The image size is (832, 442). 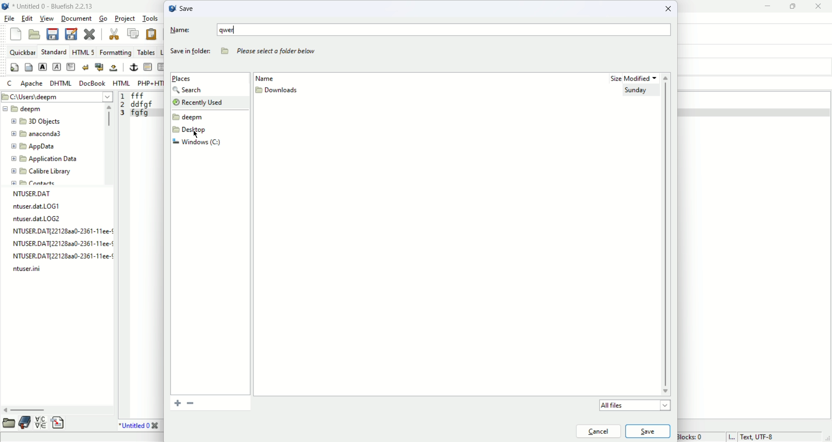 What do you see at coordinates (76, 19) in the screenshot?
I see `document` at bounding box center [76, 19].